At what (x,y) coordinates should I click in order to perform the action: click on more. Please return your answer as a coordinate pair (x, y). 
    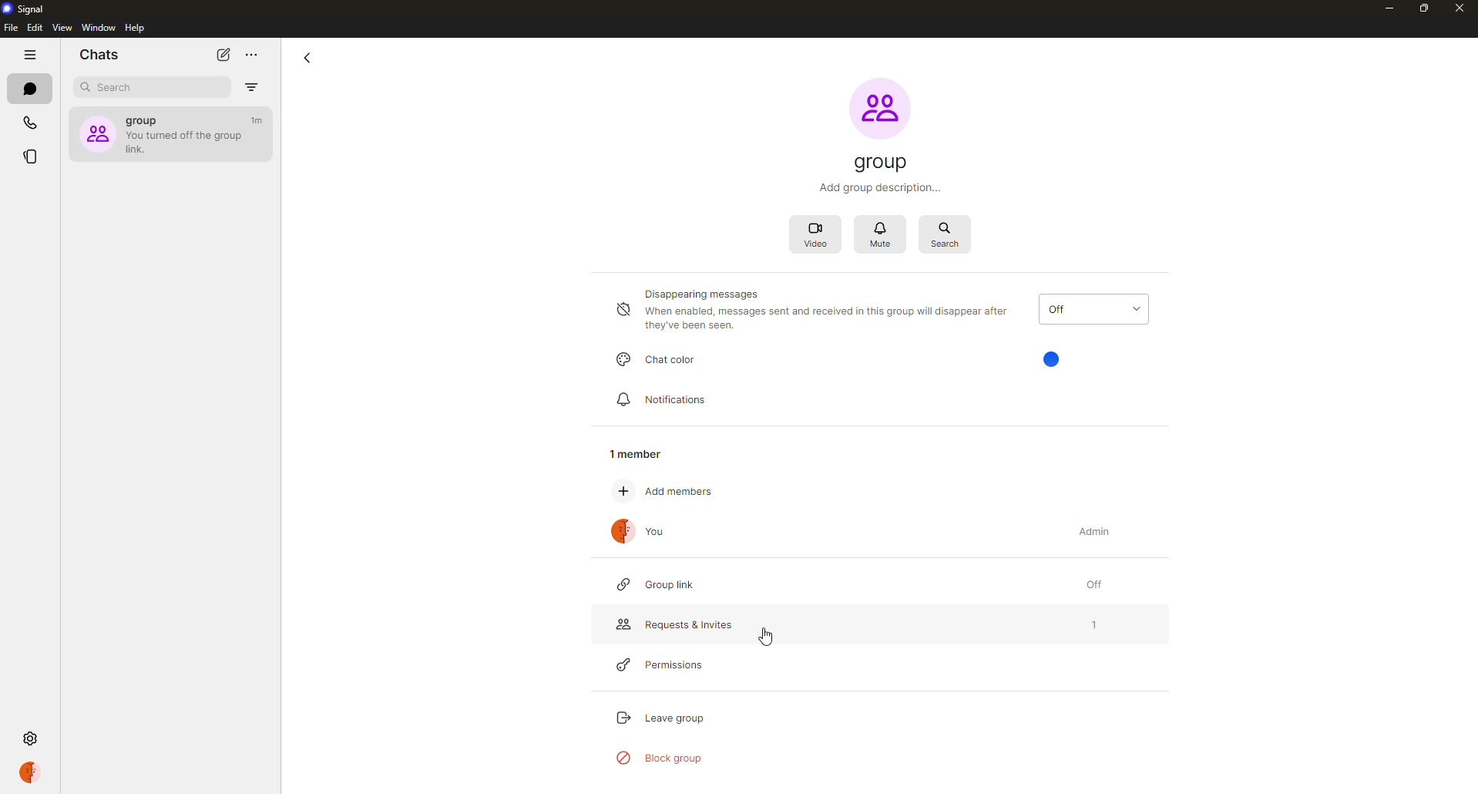
    Looking at the image, I should click on (252, 55).